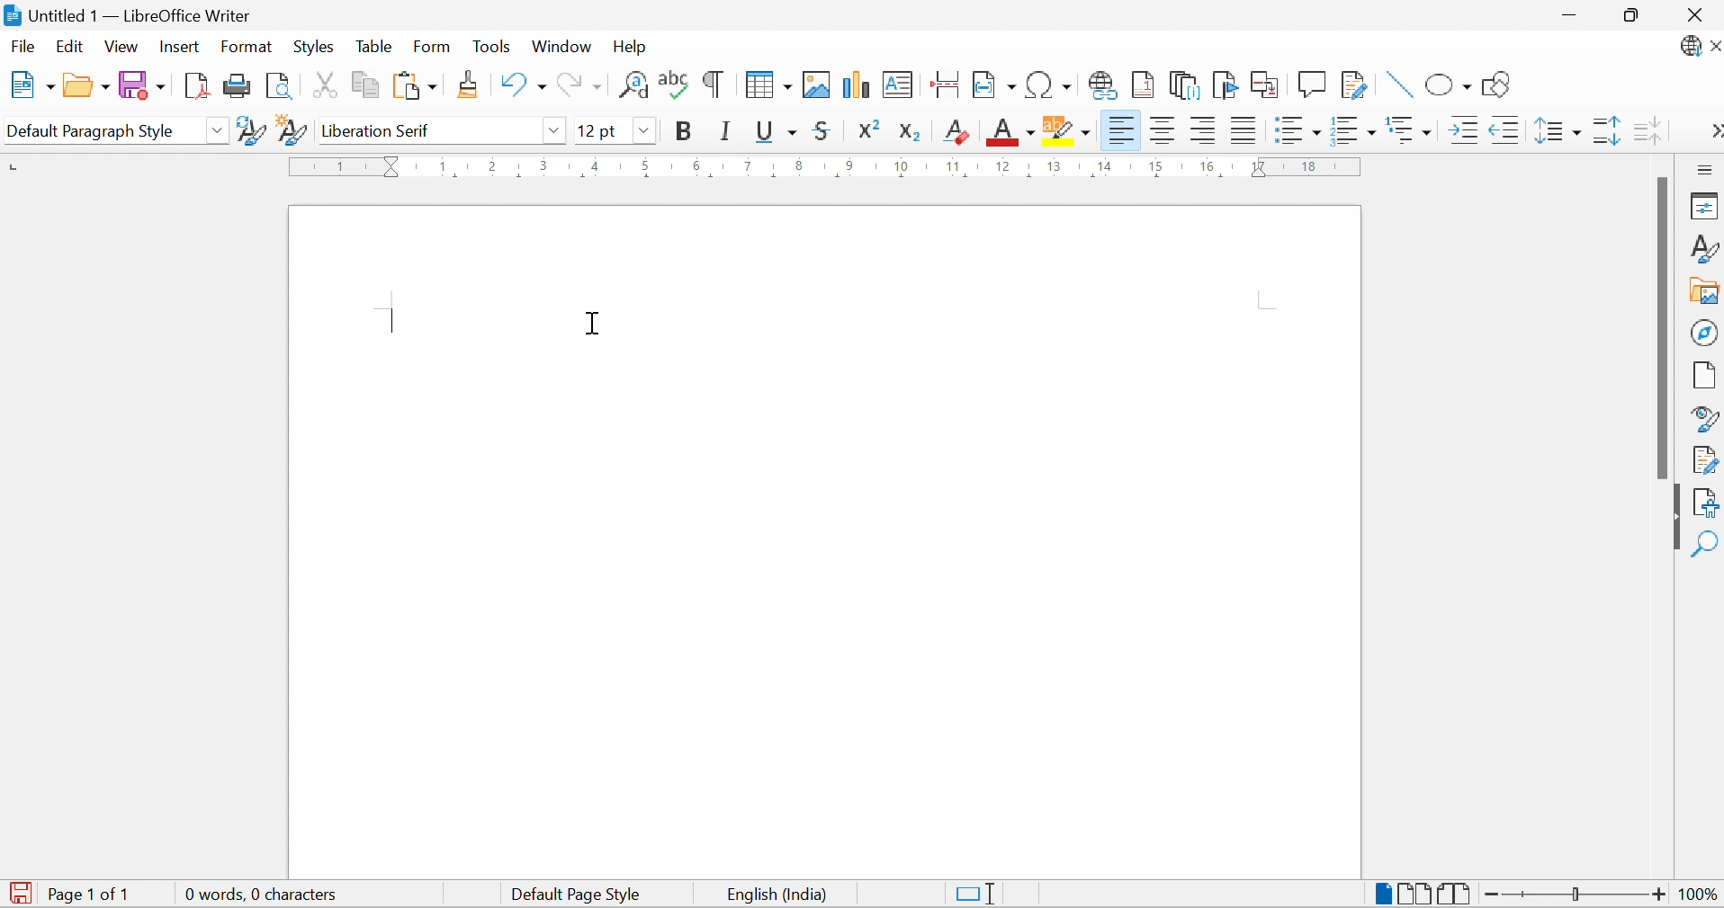 This screenshot has height=908, width=1724. Describe the element at coordinates (393, 166) in the screenshot. I see `Triangular Markers` at that location.